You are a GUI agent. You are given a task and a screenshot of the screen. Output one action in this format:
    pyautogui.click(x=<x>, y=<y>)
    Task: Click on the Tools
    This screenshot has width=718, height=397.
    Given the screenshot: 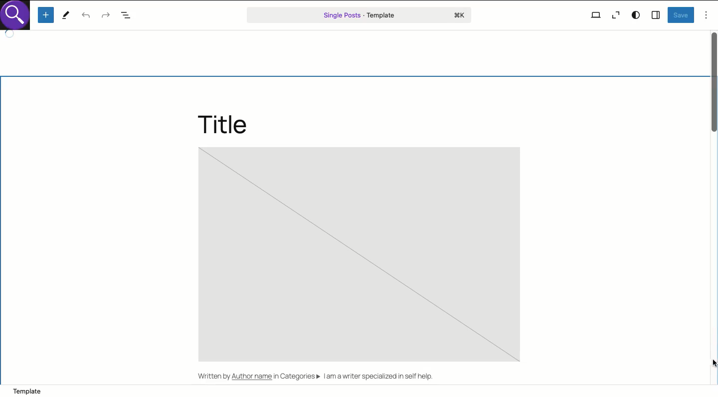 What is the action you would take?
    pyautogui.click(x=66, y=16)
    